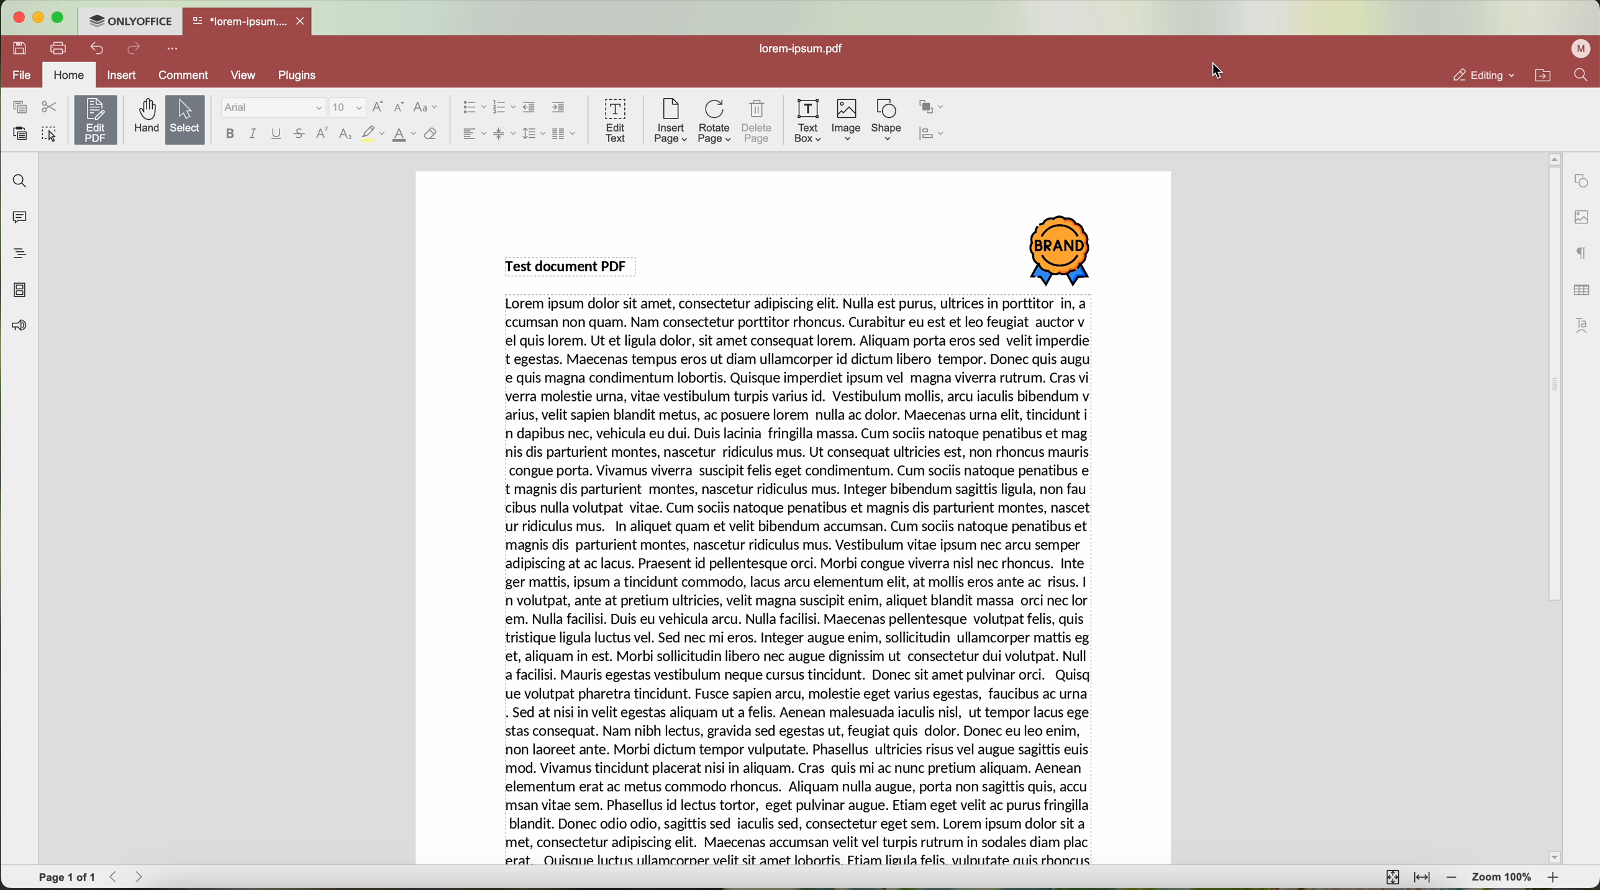  Describe the element at coordinates (59, 47) in the screenshot. I see `print` at that location.